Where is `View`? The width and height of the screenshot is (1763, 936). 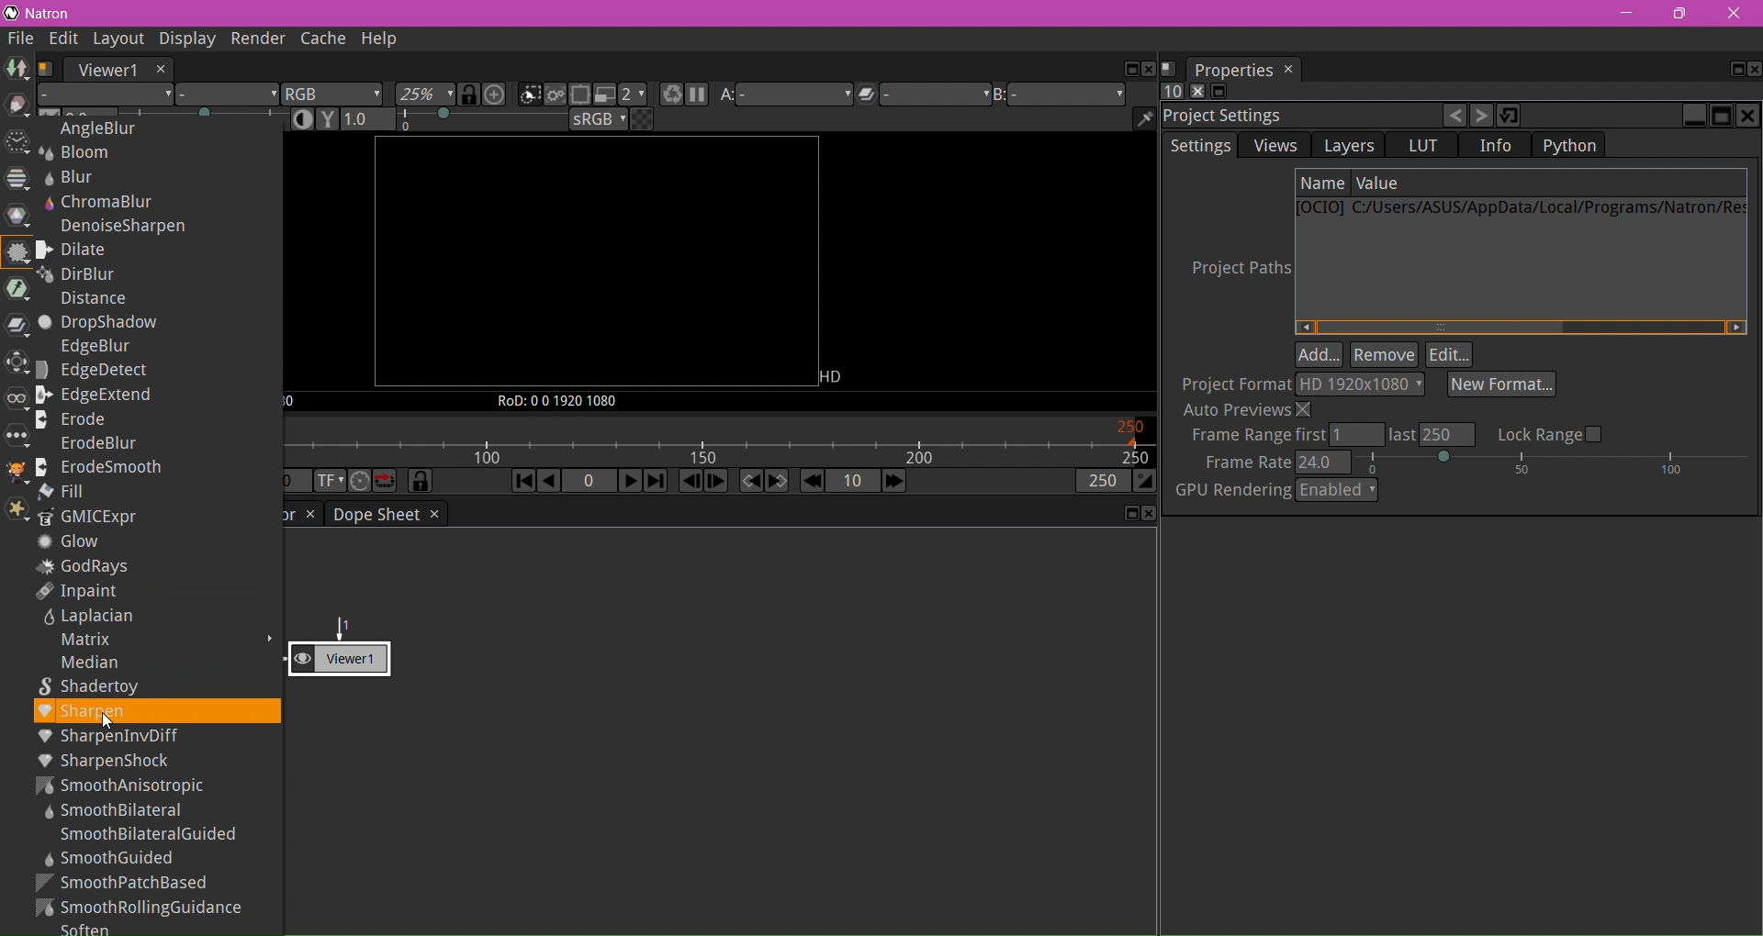
View is located at coordinates (15, 403).